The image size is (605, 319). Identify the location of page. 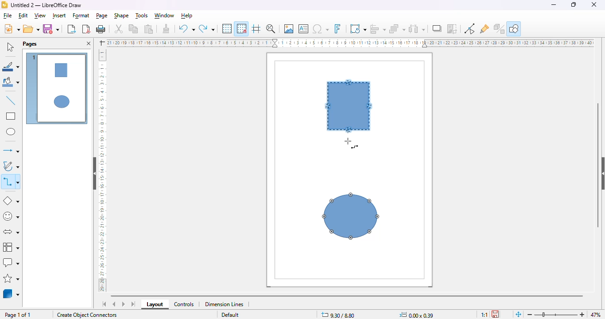
(102, 16).